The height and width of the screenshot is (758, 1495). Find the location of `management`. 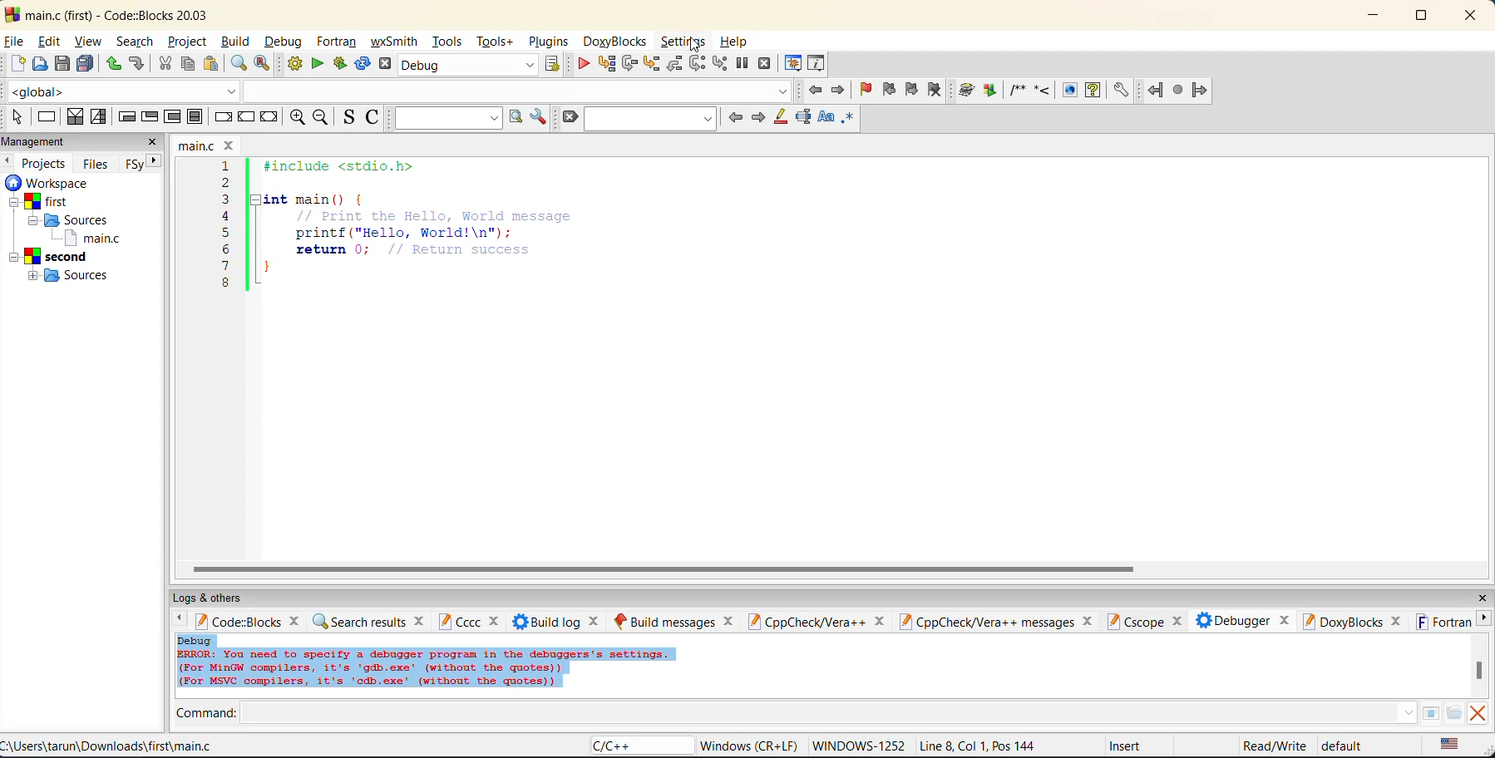

management is located at coordinates (40, 141).